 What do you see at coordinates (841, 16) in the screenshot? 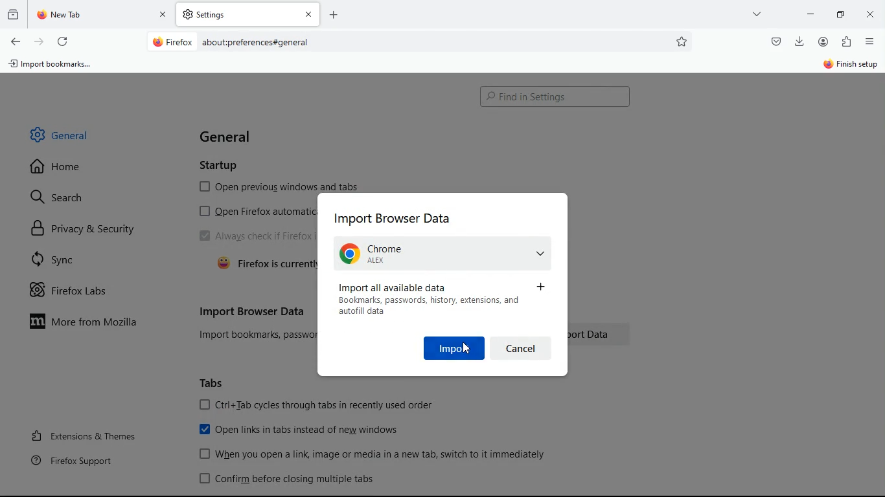
I see `maximize` at bounding box center [841, 16].